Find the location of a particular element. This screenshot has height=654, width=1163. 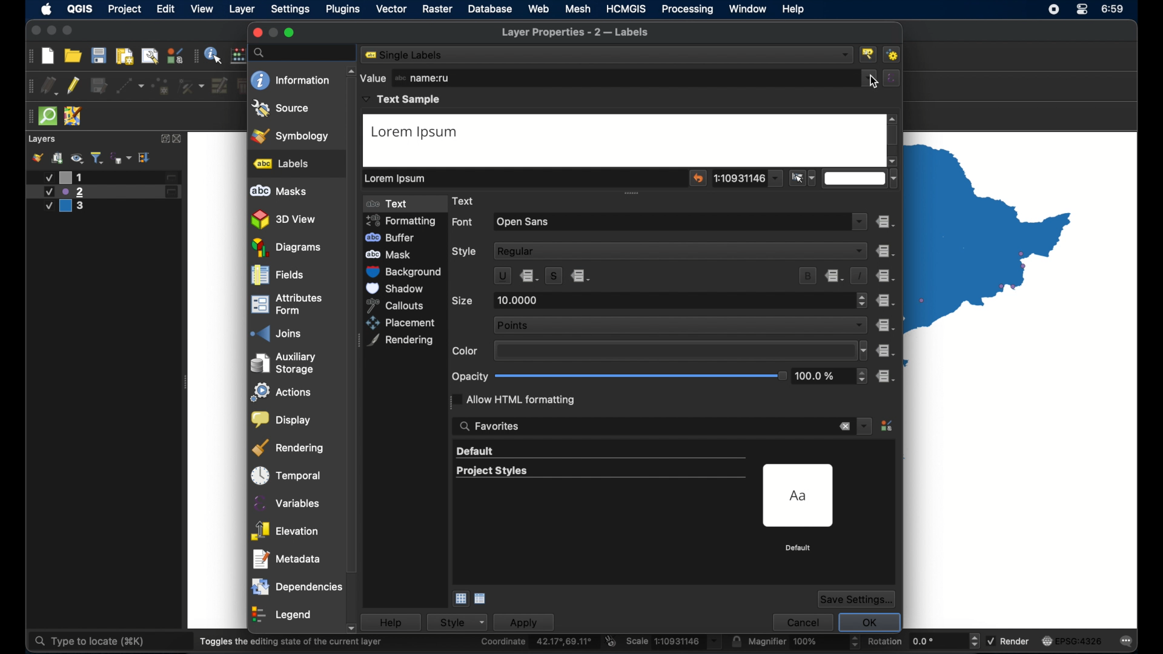

add group is located at coordinates (58, 157).